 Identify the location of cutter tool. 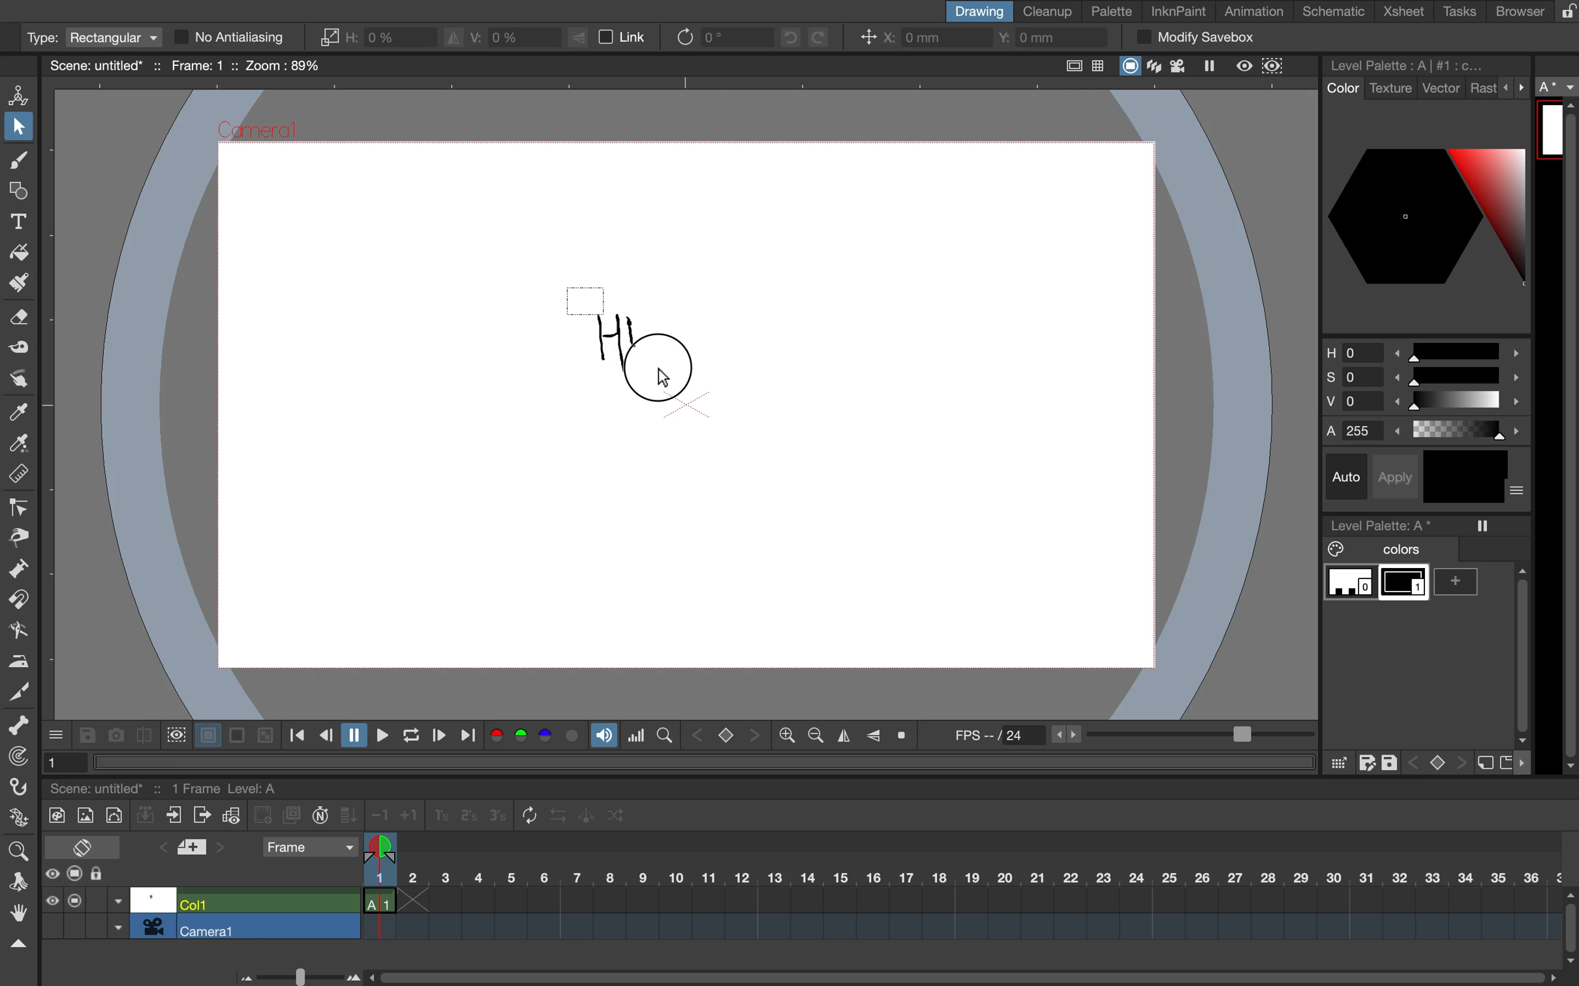
(19, 690).